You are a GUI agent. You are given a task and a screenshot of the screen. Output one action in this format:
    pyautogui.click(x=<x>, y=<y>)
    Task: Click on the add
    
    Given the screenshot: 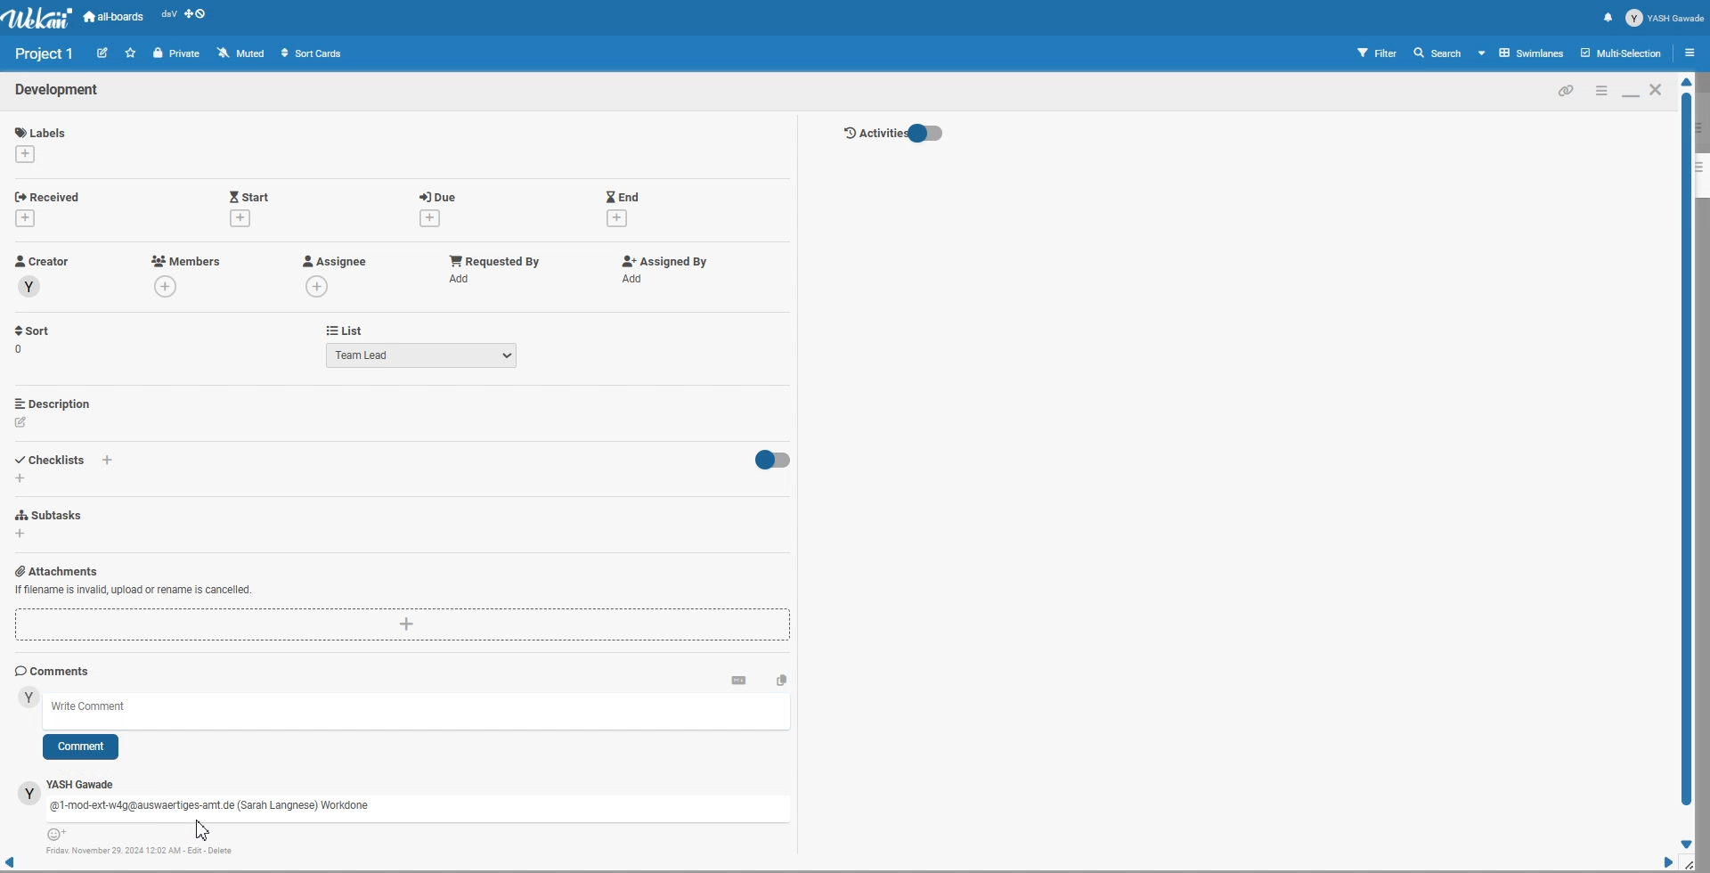 What is the action you would take?
    pyautogui.click(x=240, y=217)
    